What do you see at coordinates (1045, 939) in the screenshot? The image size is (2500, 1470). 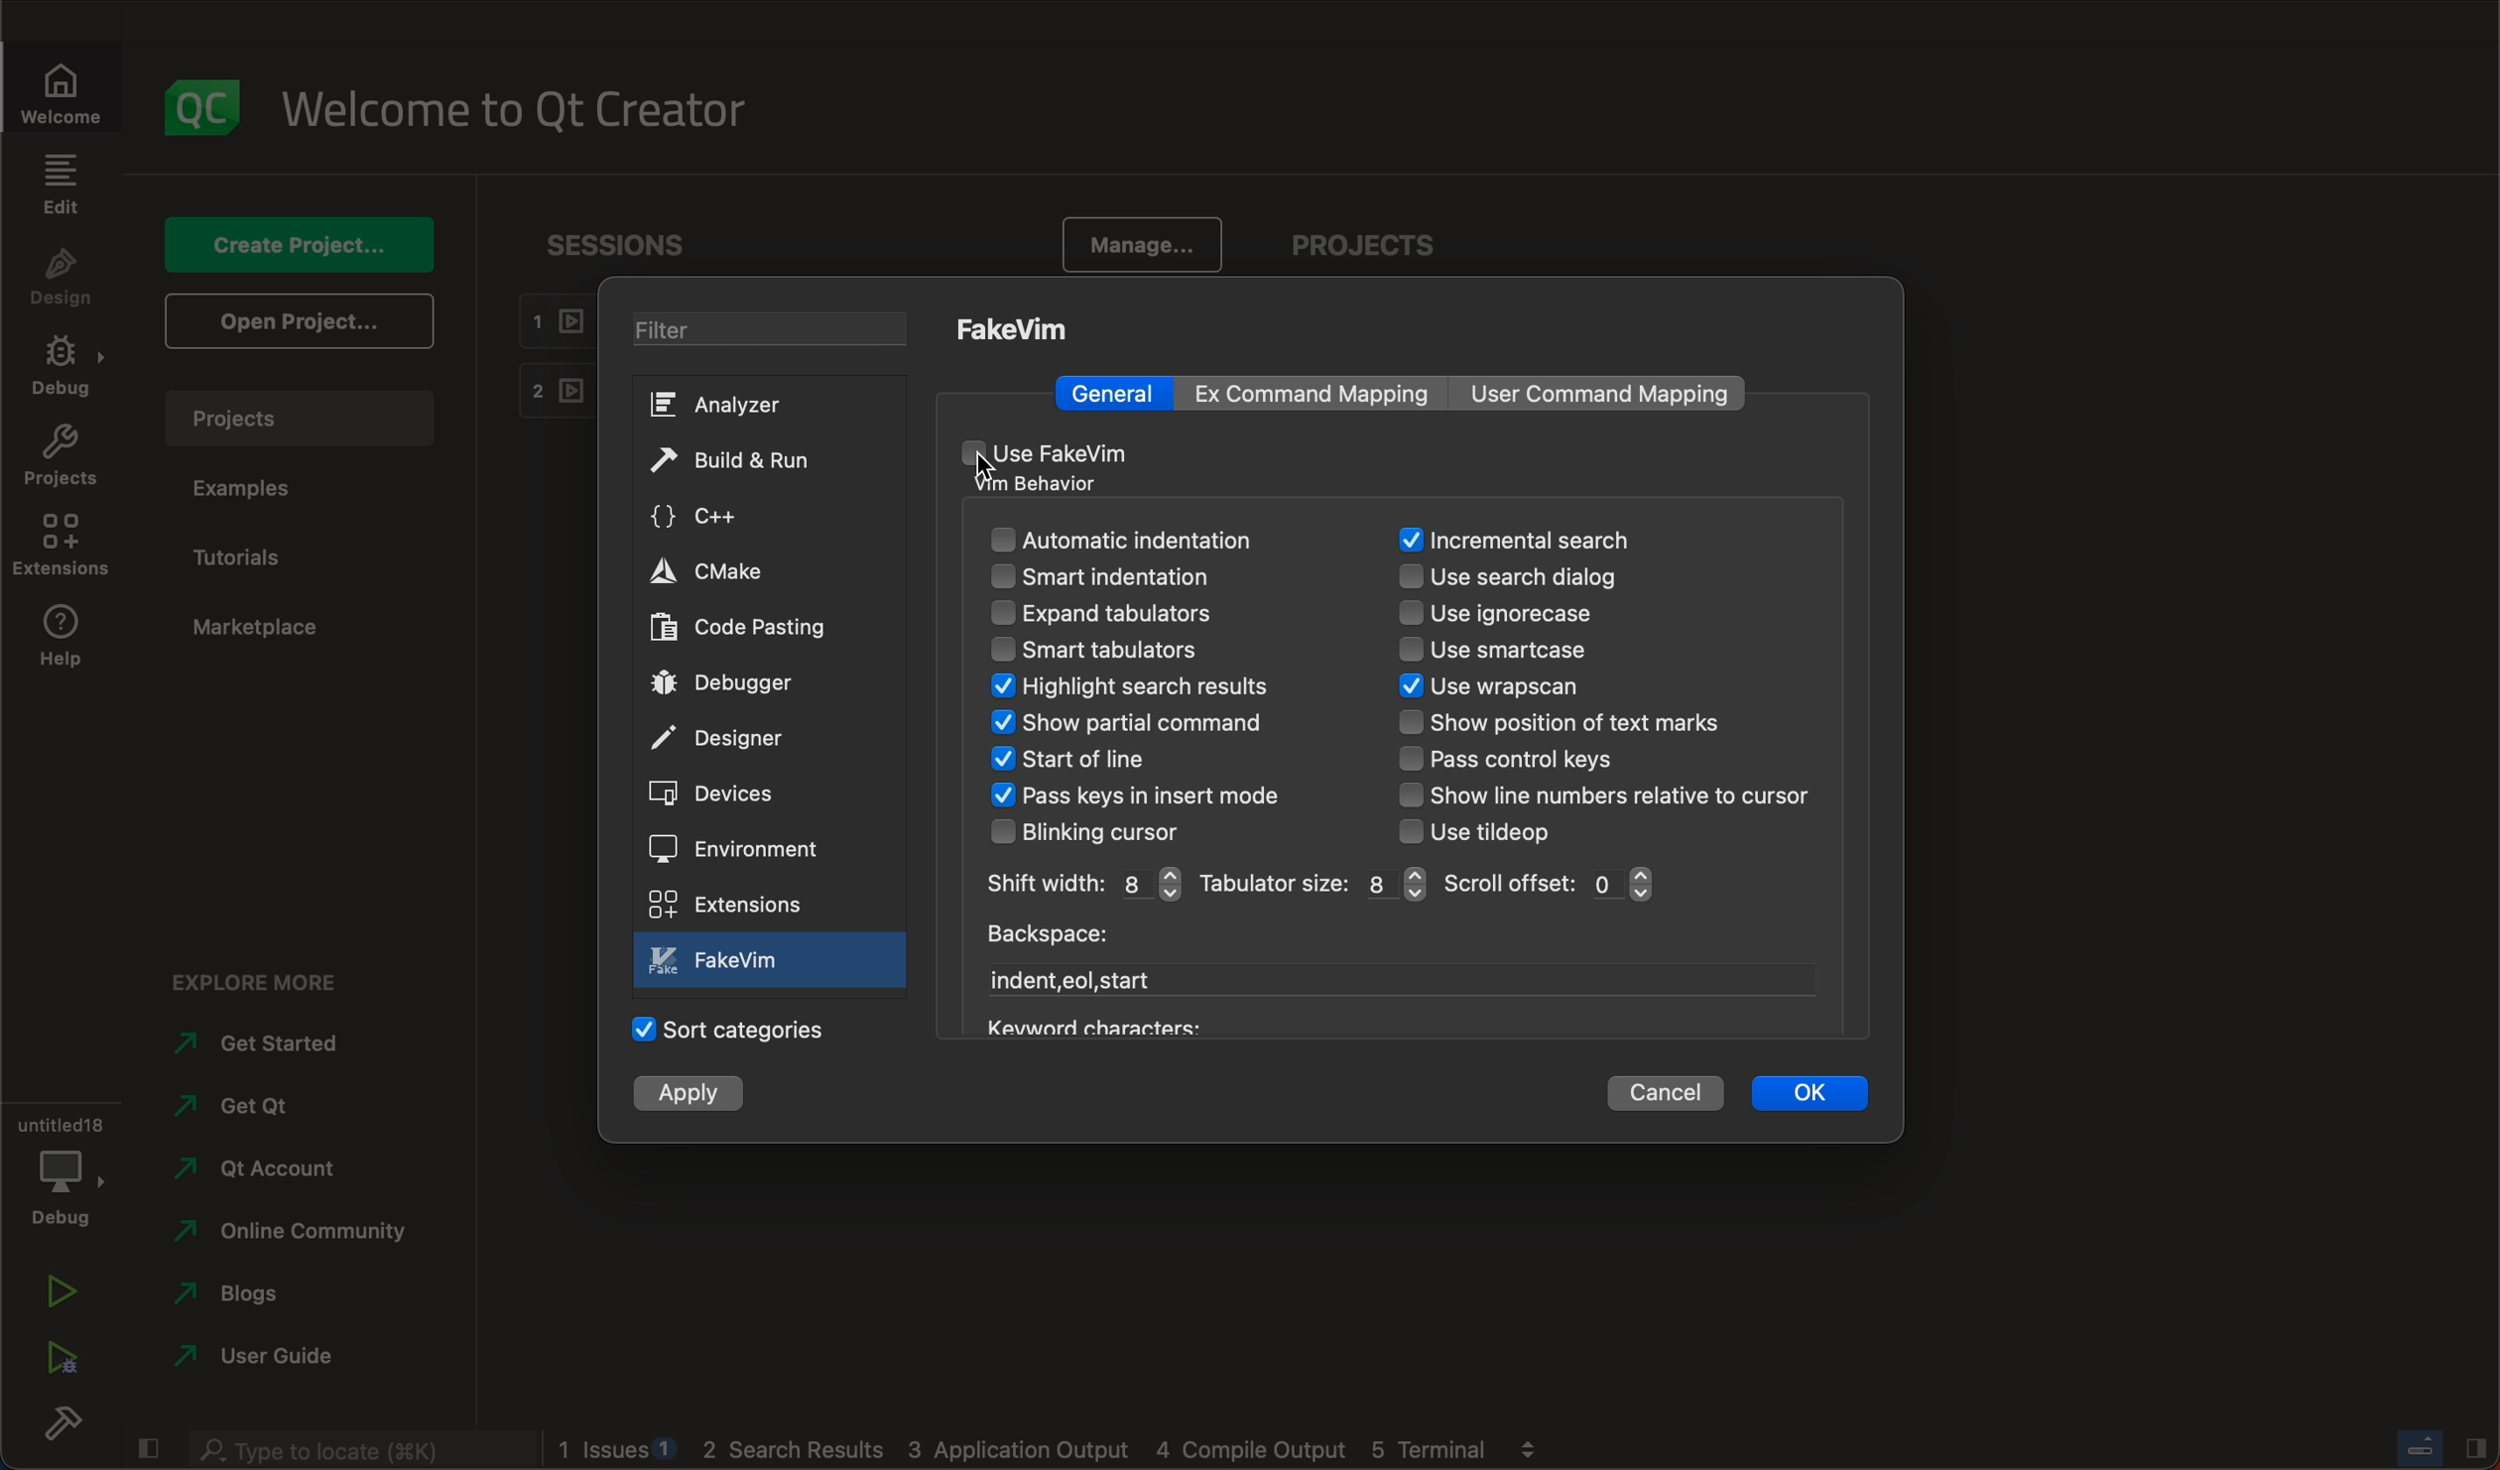 I see `backspace` at bounding box center [1045, 939].